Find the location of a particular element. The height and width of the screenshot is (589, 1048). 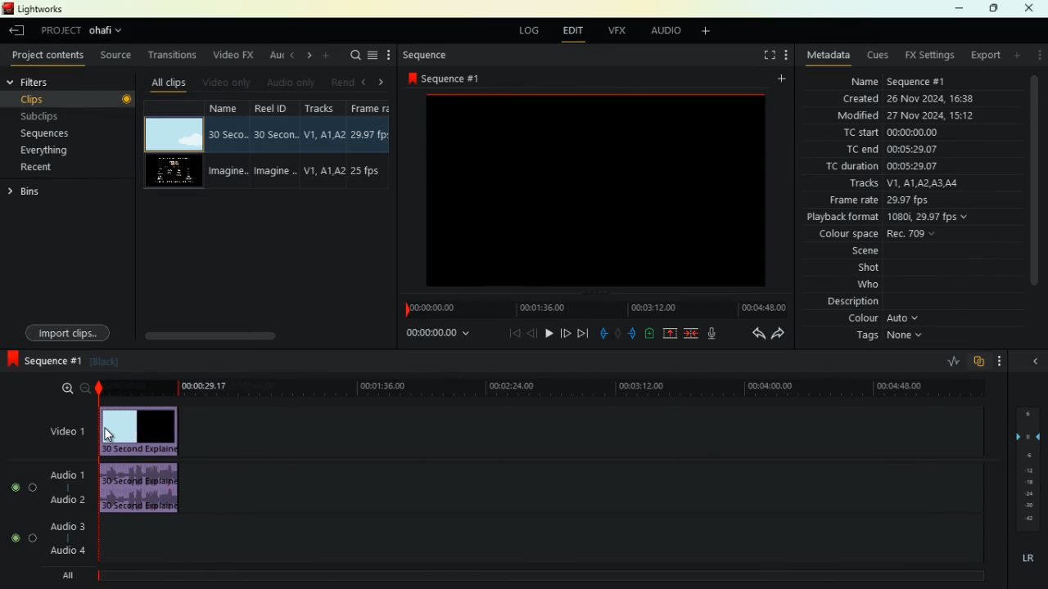

menu is located at coordinates (373, 55).